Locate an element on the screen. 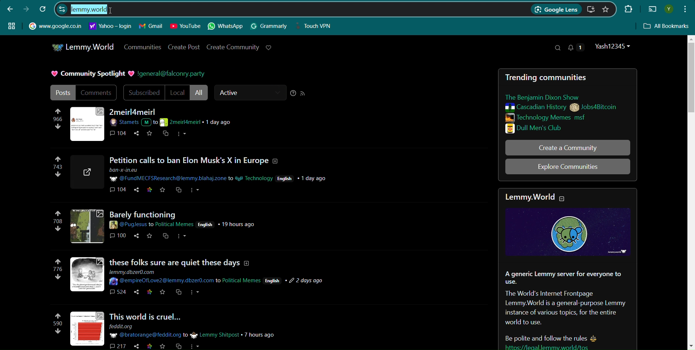 This screenshot has width=695, height=350. Install Lemmy.world is located at coordinates (592, 9).